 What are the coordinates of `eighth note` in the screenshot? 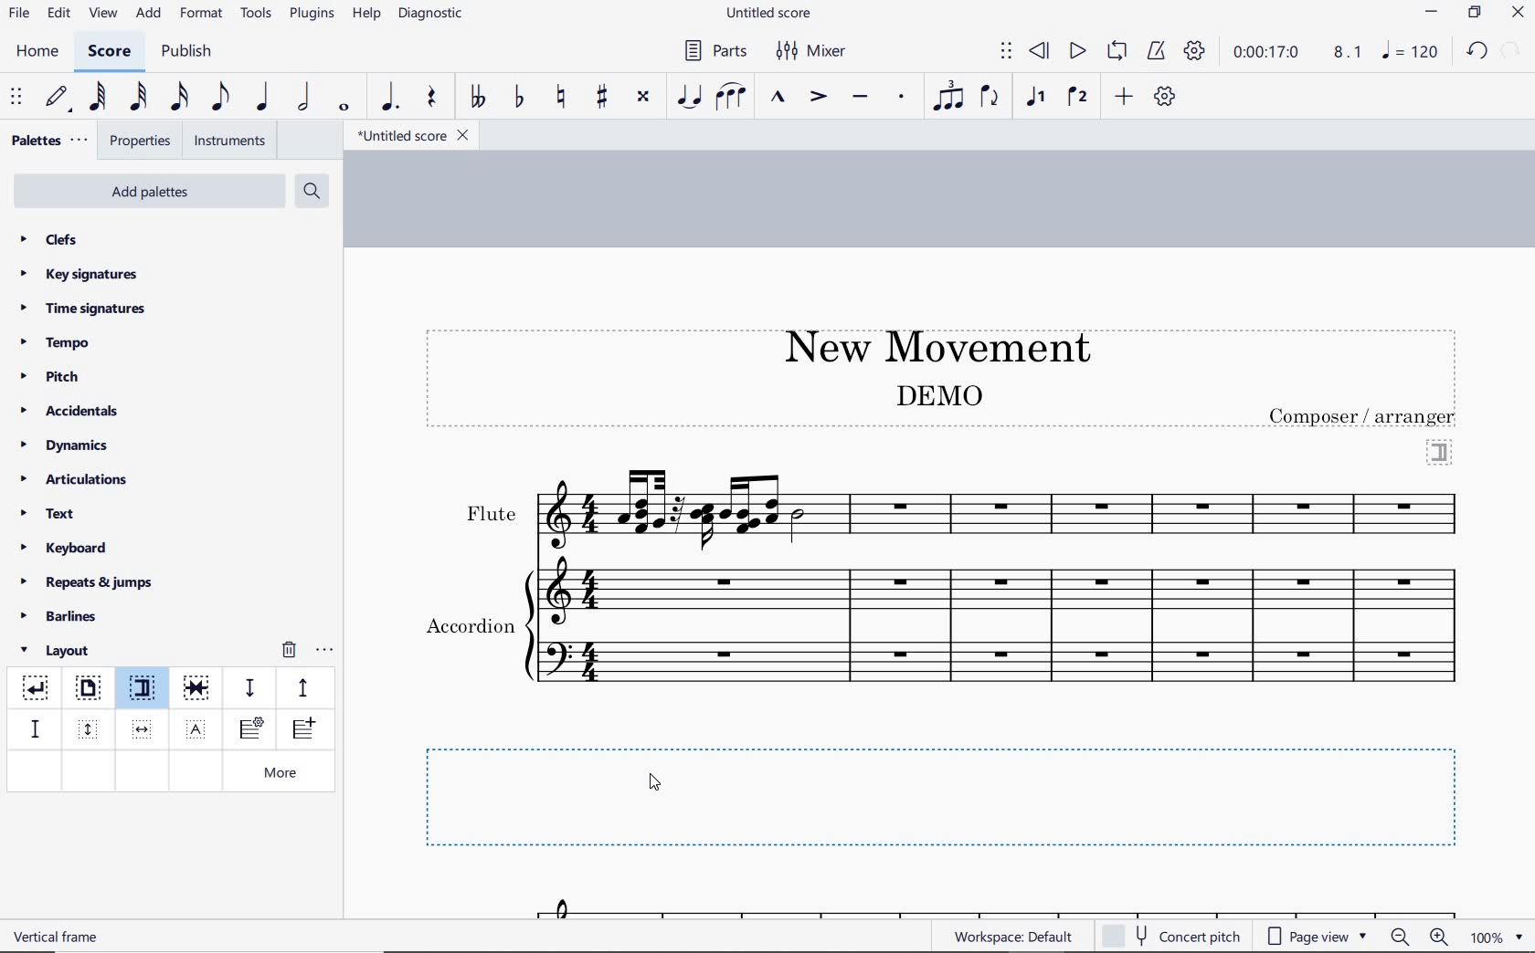 It's located at (220, 100).